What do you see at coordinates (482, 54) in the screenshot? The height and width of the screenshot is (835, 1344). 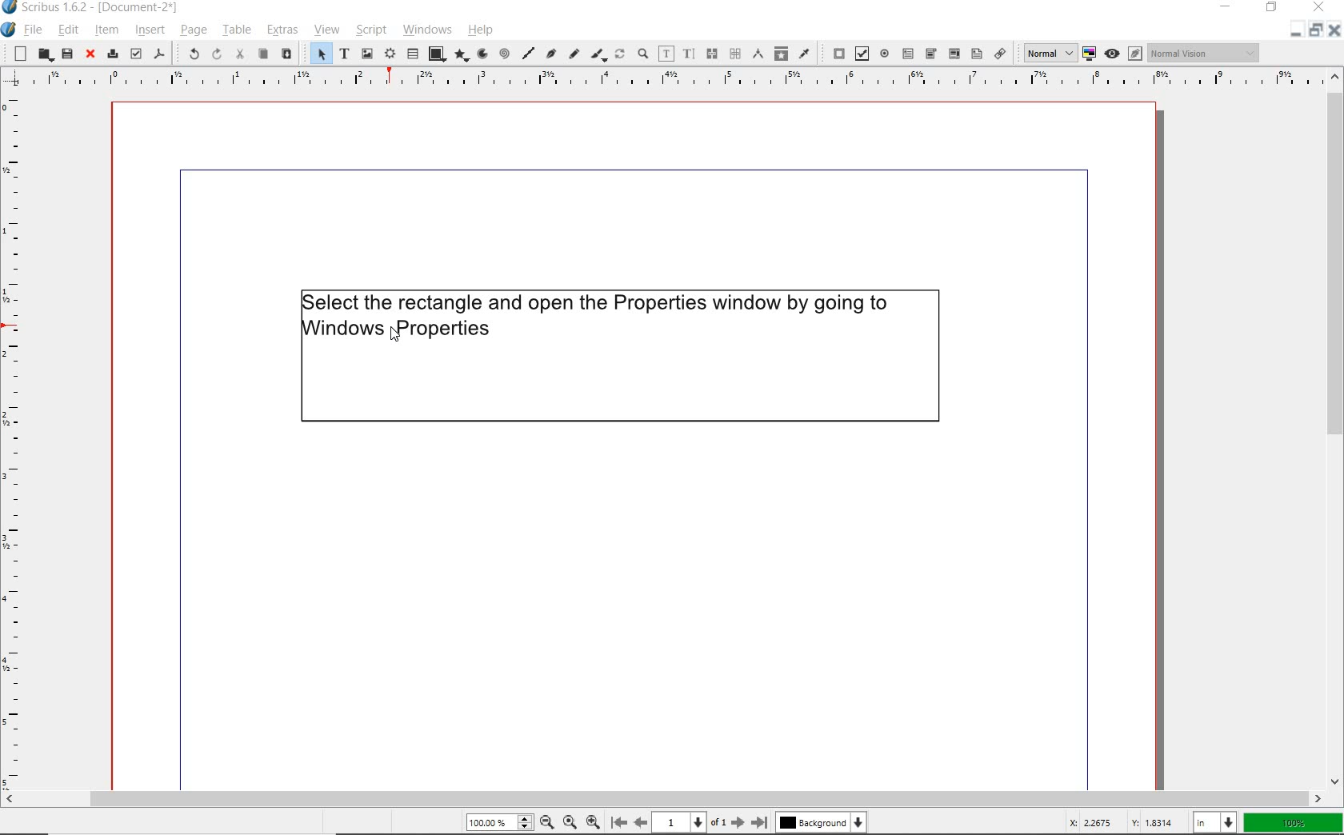 I see `arc` at bounding box center [482, 54].